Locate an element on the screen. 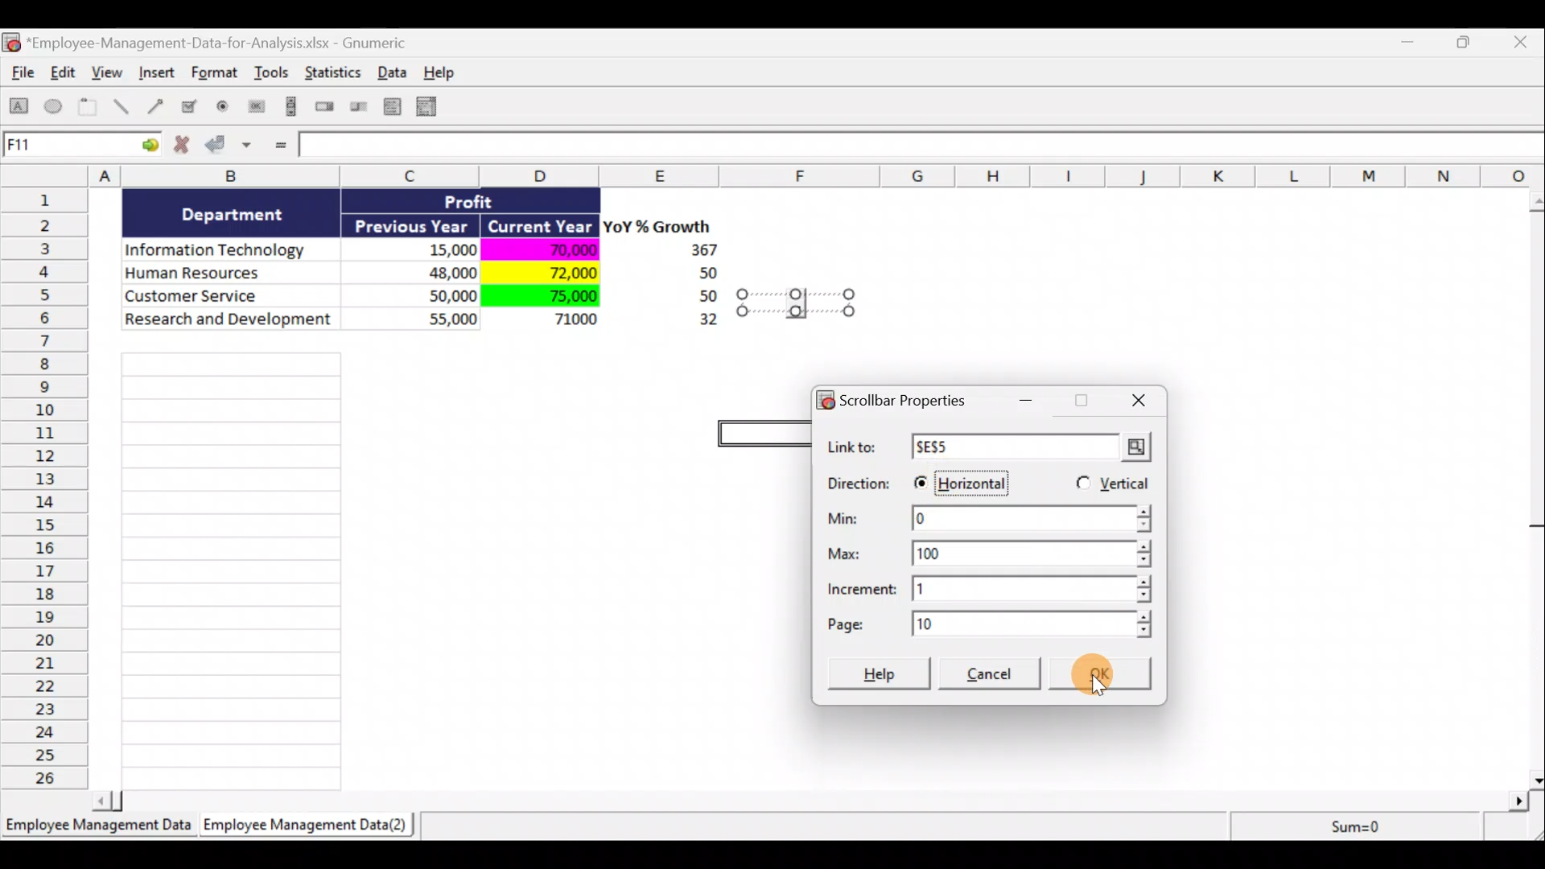  Data is located at coordinates (397, 72).